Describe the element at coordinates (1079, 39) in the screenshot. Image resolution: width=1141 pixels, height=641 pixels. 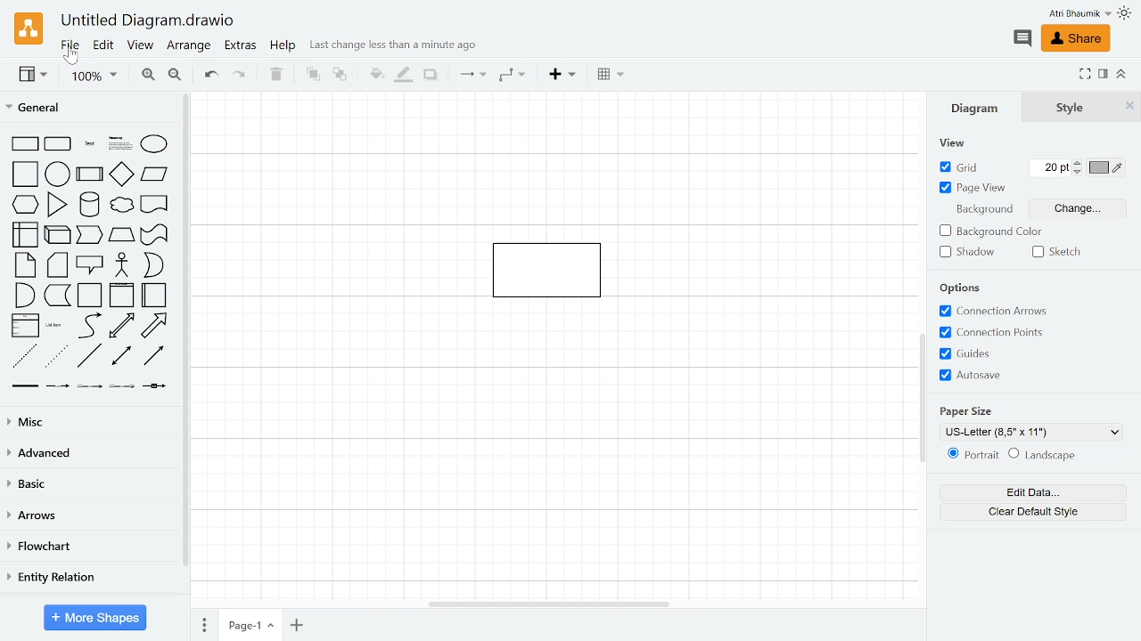
I see `Share` at that location.